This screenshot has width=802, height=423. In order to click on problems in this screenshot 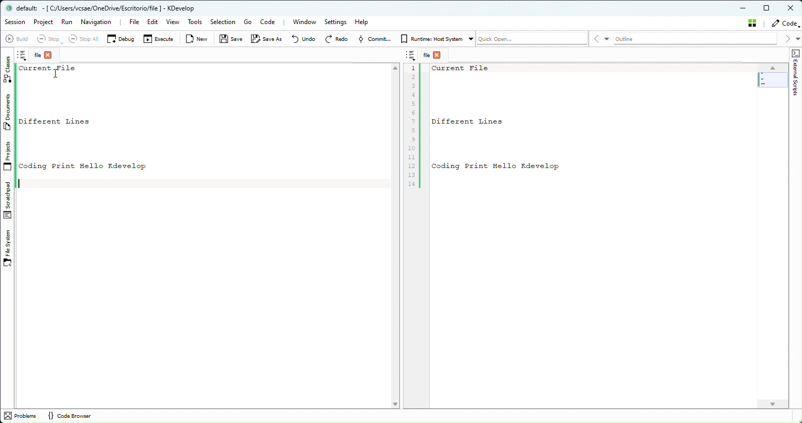, I will do `click(21, 416)`.